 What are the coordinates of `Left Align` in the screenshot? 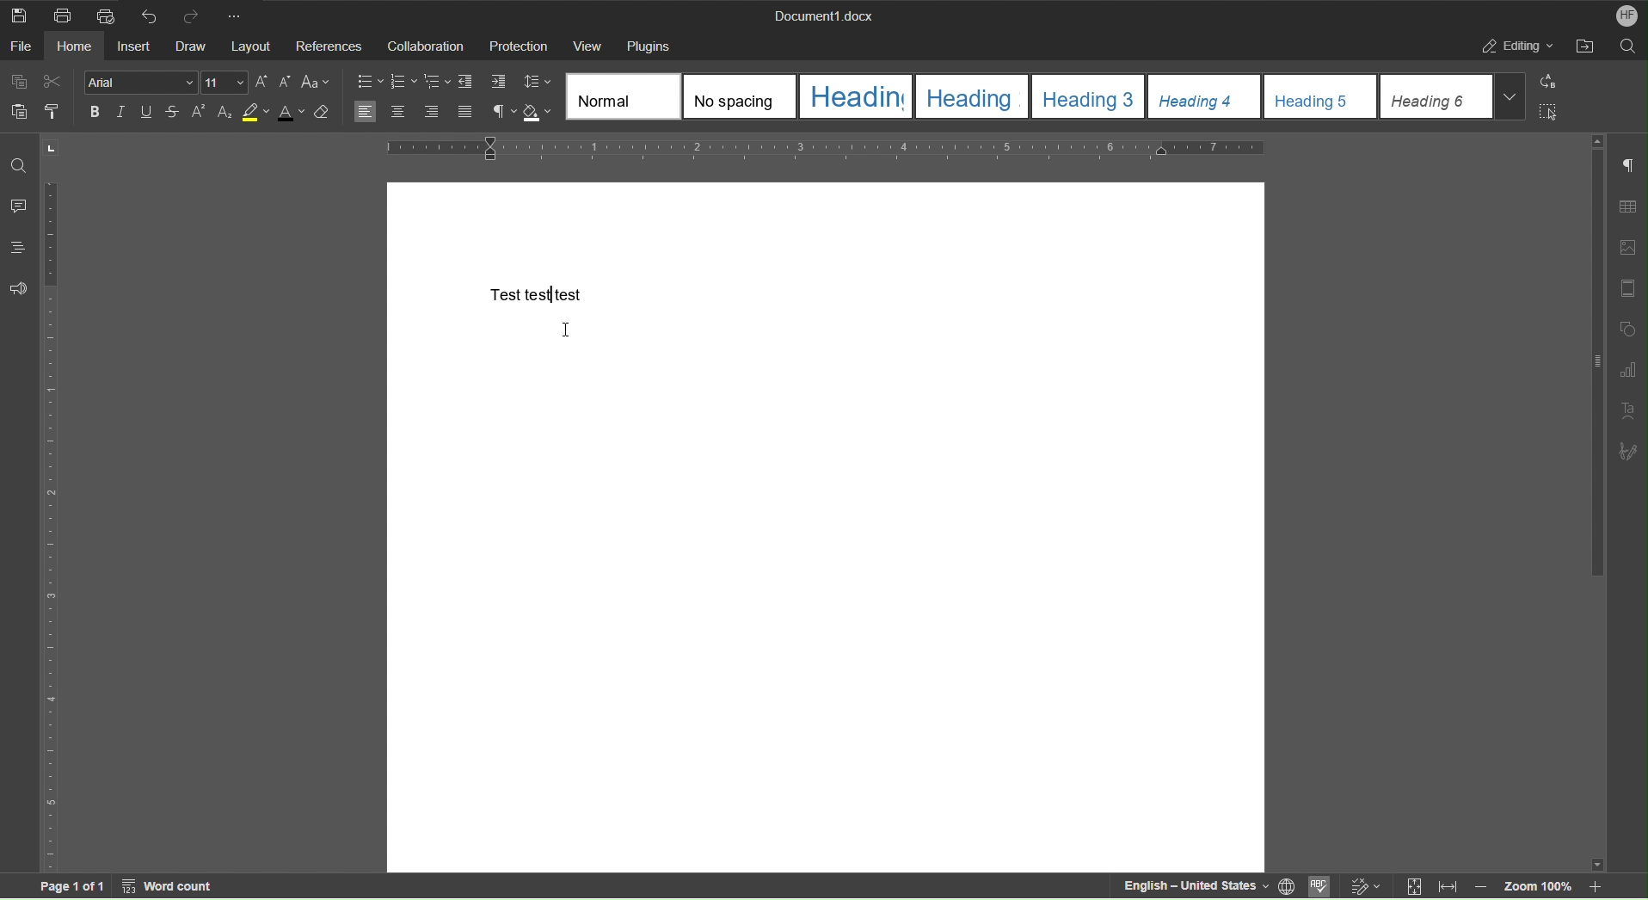 It's located at (366, 112).